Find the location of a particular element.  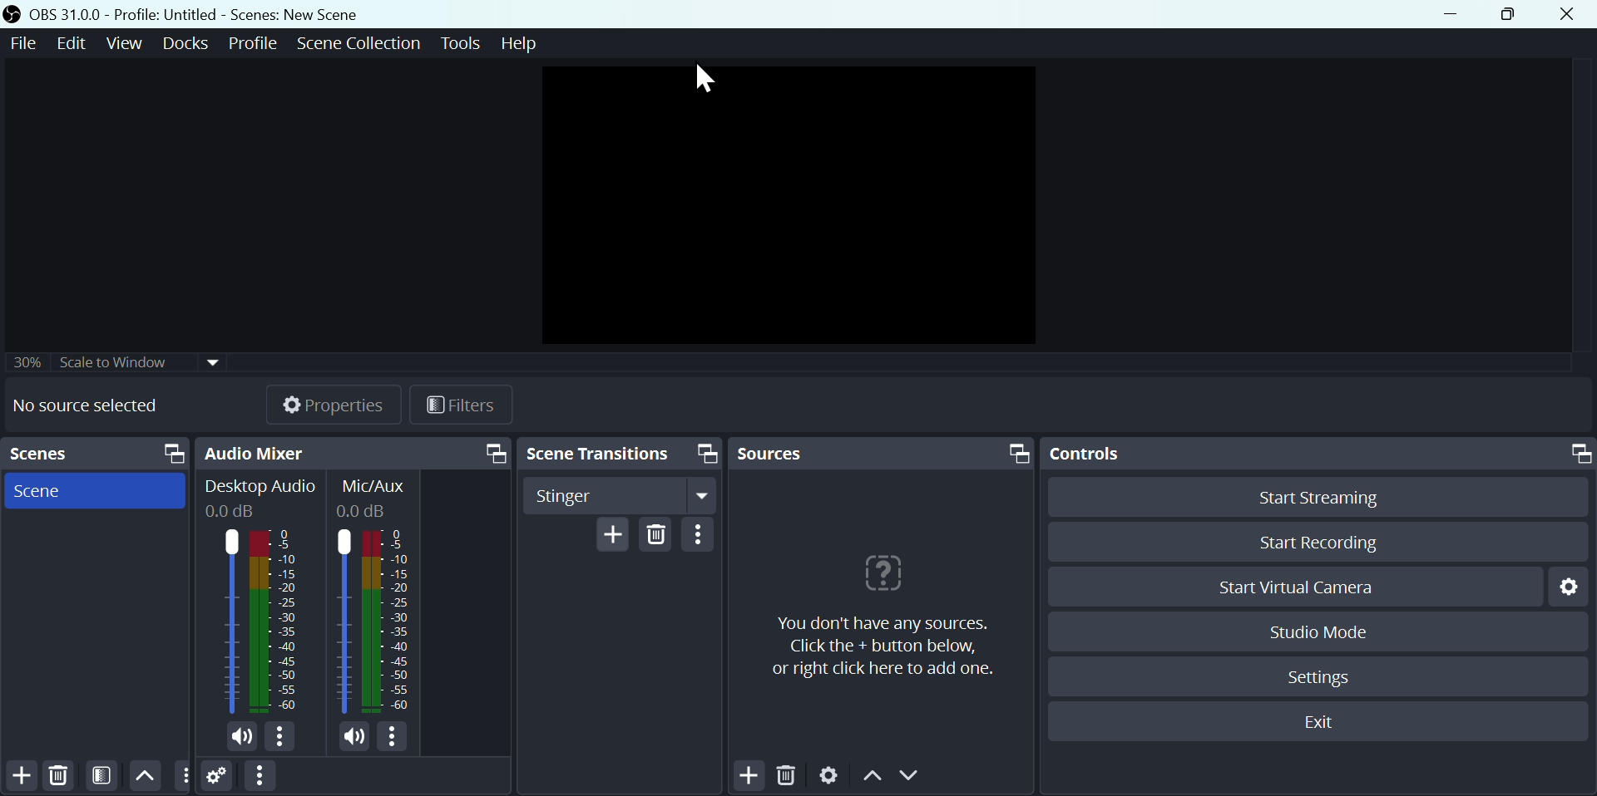

OBS 31.0.0 - Profile: untitled scenes: new scene is located at coordinates (189, 13).